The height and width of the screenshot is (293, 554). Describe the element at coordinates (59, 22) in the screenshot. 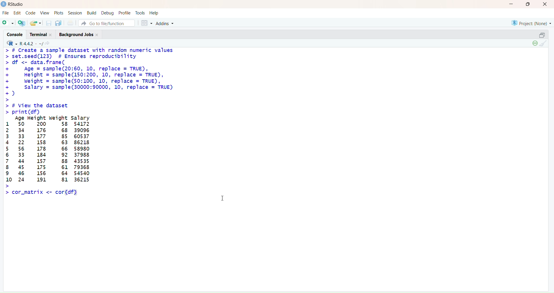

I see `Save all open documents (Ctrl + Alt + S)` at that location.